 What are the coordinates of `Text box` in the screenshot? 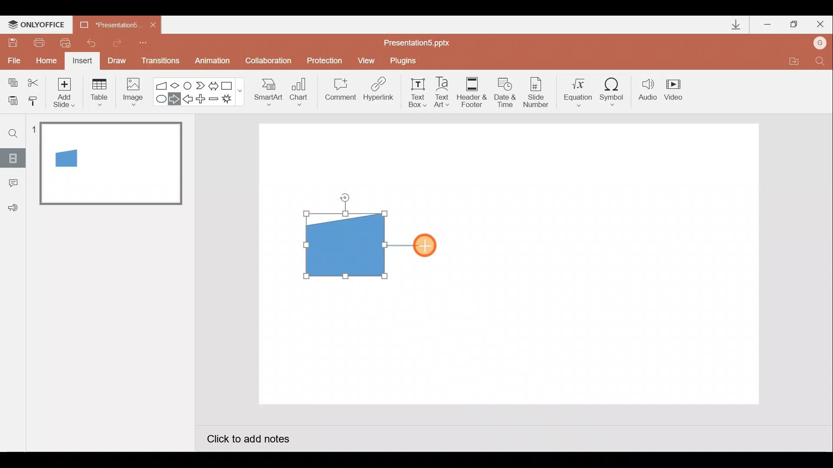 It's located at (415, 91).